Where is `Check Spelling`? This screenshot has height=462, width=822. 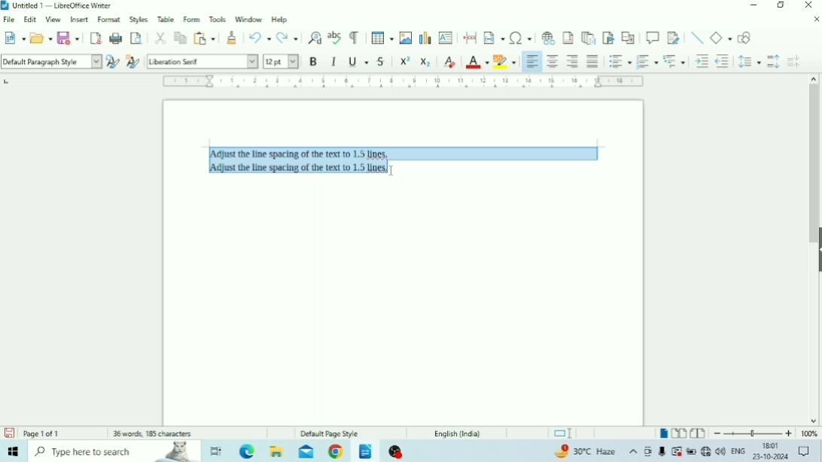
Check Spelling is located at coordinates (335, 38).